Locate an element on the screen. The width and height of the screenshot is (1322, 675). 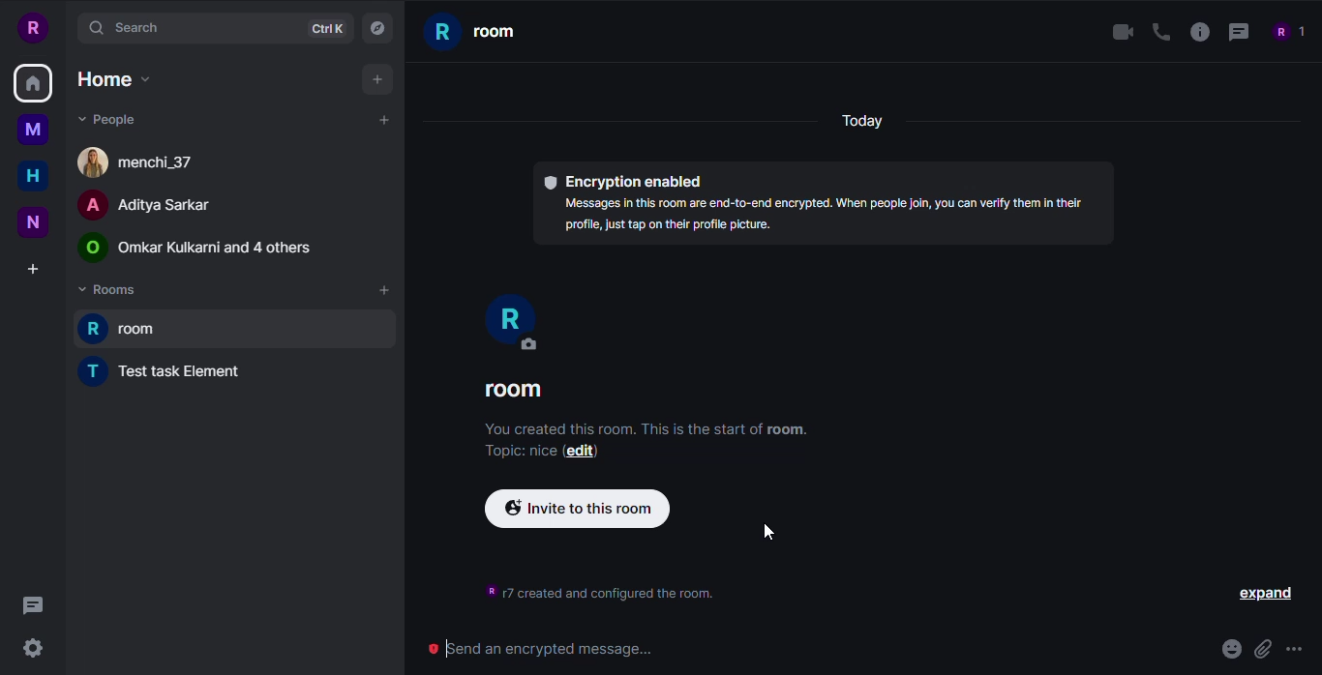
people is located at coordinates (141, 206).